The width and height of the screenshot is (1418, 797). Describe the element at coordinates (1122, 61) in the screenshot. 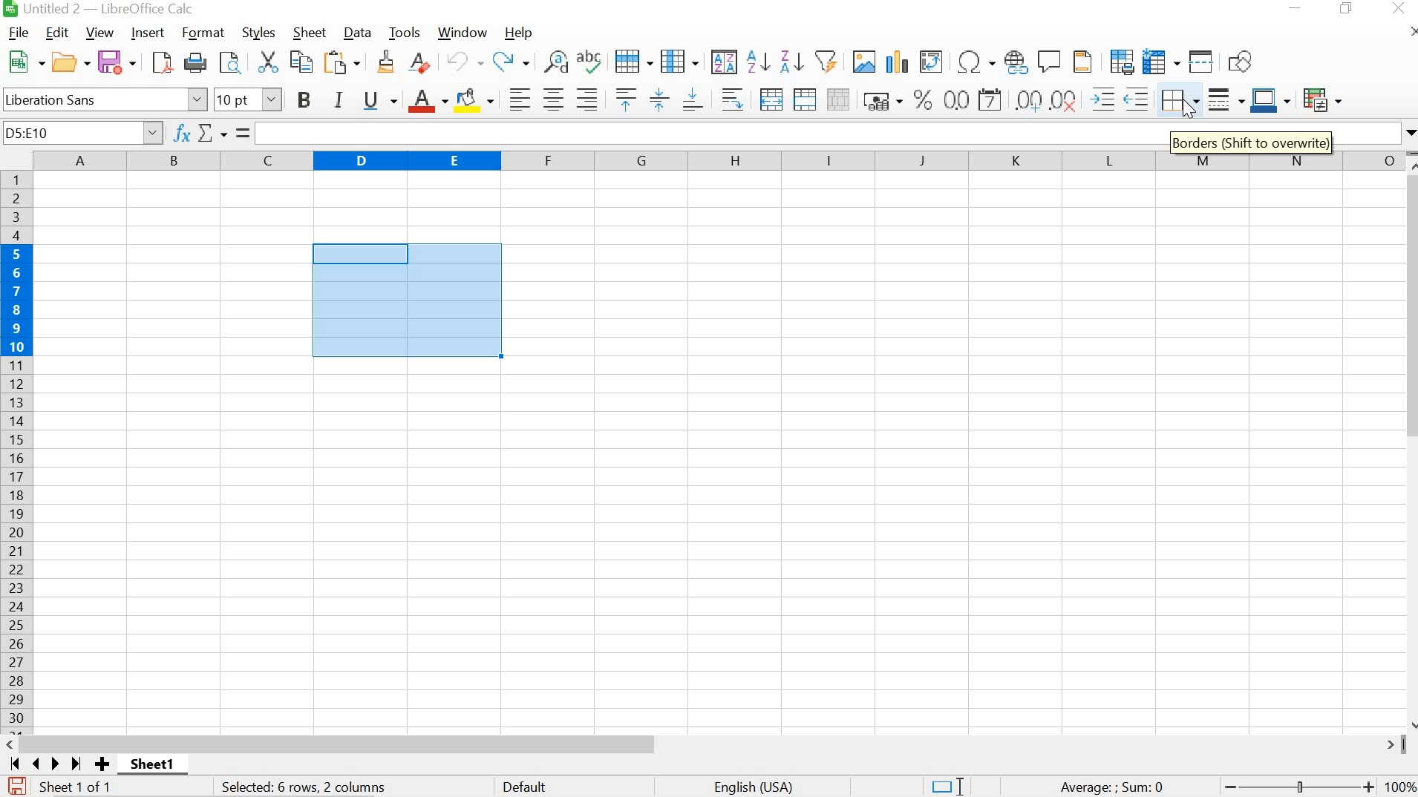

I see `define print area` at that location.